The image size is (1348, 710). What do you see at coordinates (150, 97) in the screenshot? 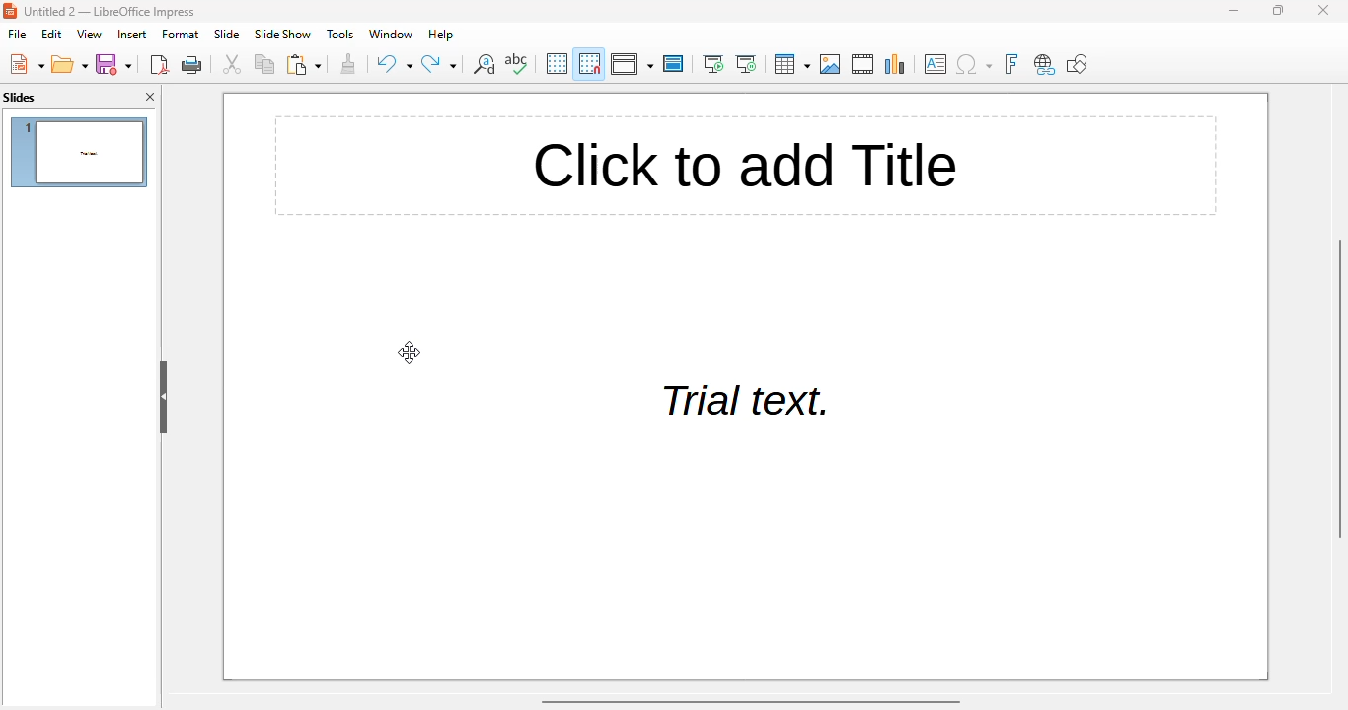
I see `close pane` at bounding box center [150, 97].